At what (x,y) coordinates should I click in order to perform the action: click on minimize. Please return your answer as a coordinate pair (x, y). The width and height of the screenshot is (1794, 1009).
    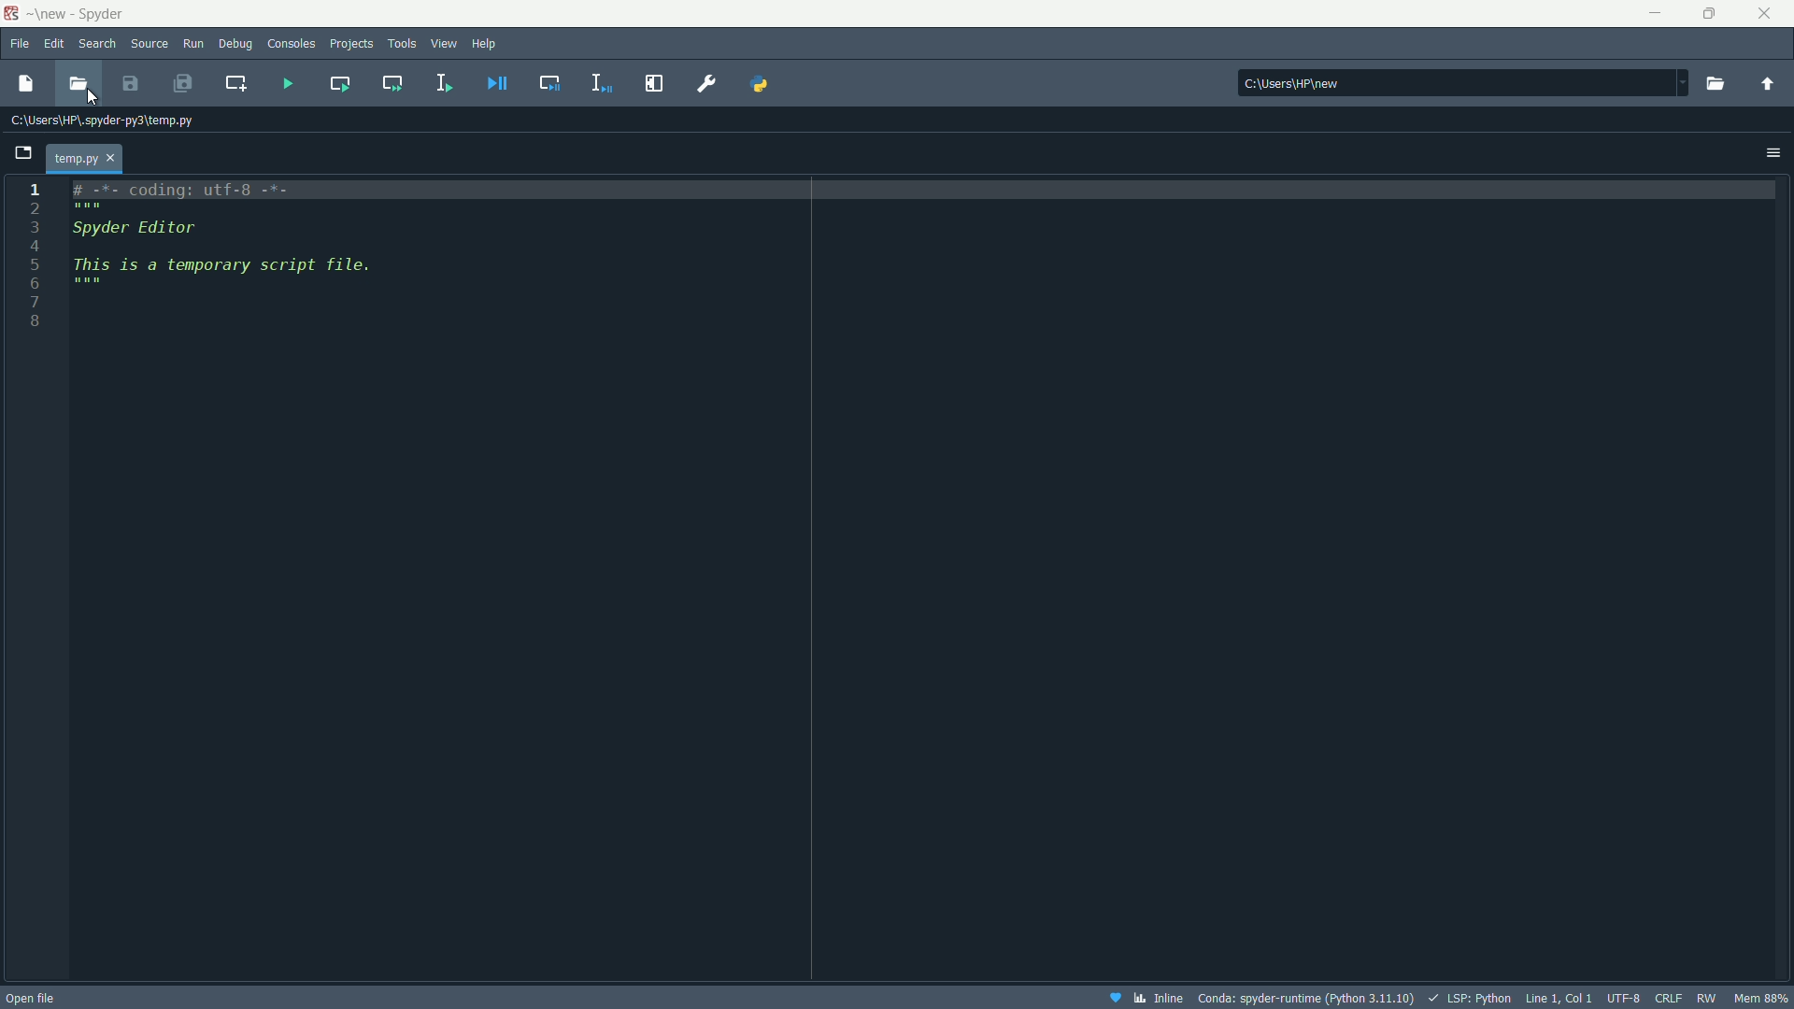
    Looking at the image, I should click on (1653, 14).